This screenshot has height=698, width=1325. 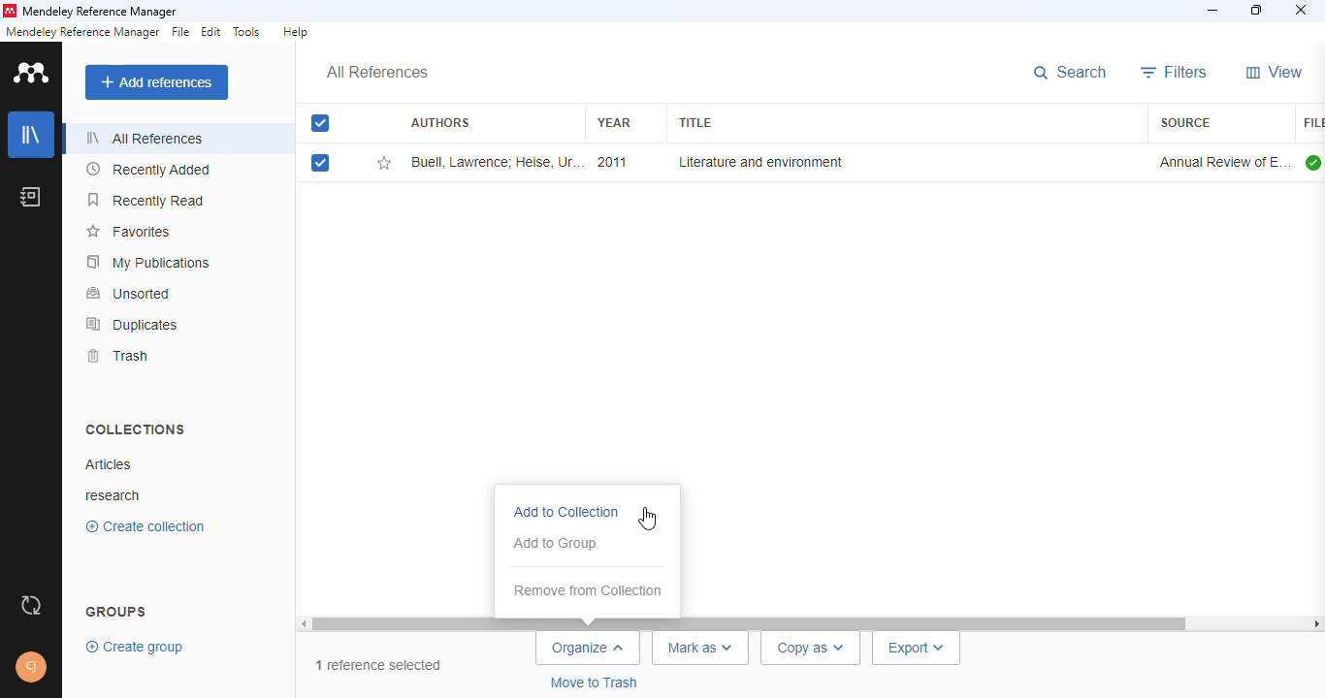 What do you see at coordinates (212, 31) in the screenshot?
I see `edit` at bounding box center [212, 31].